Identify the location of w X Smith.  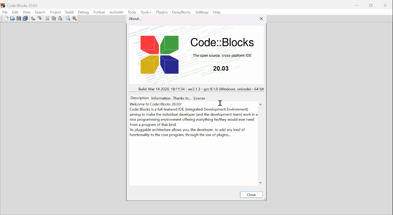
(117, 12).